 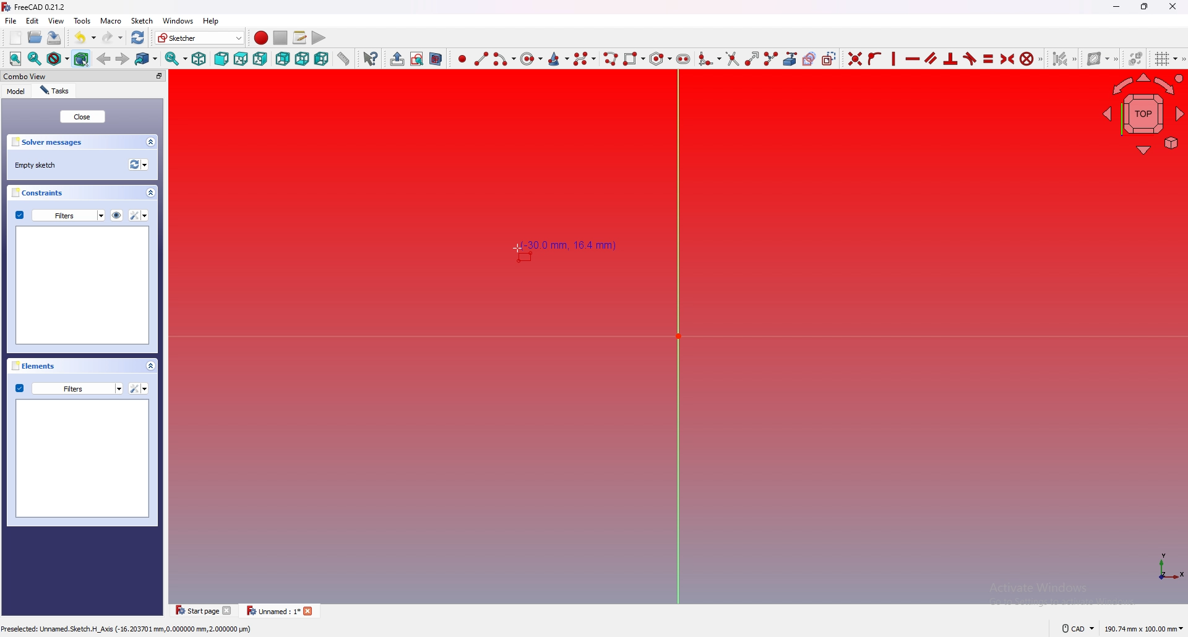 I want to click on show B spline info, so click(x=1100, y=59).